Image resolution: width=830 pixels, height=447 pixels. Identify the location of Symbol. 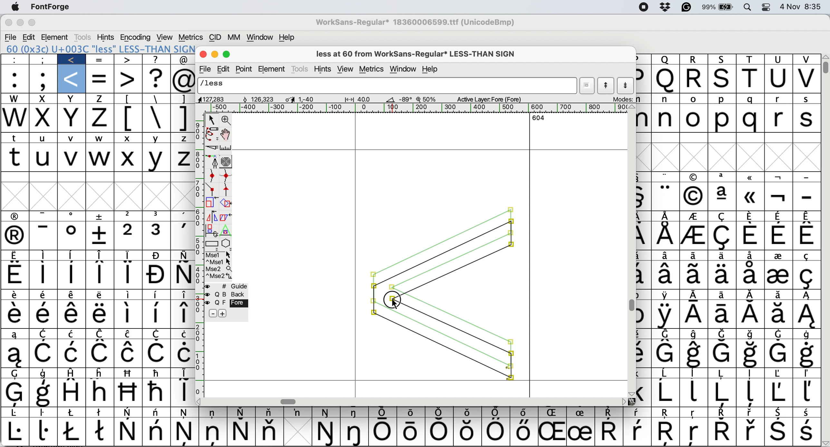
(298, 412).